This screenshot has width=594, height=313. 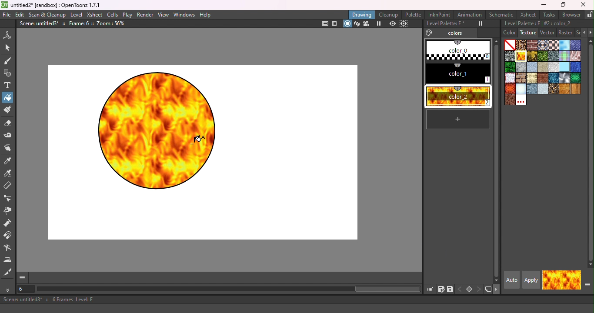 I want to click on Help, so click(x=205, y=15).